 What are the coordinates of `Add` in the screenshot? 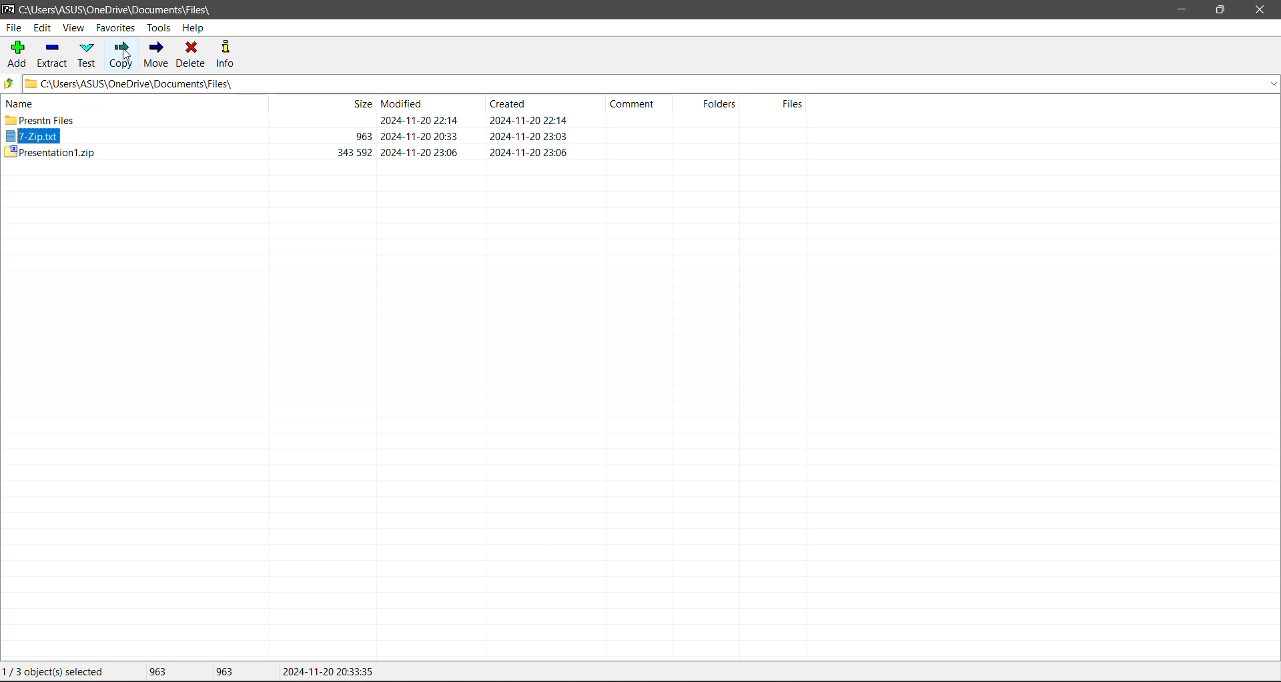 It's located at (15, 55).